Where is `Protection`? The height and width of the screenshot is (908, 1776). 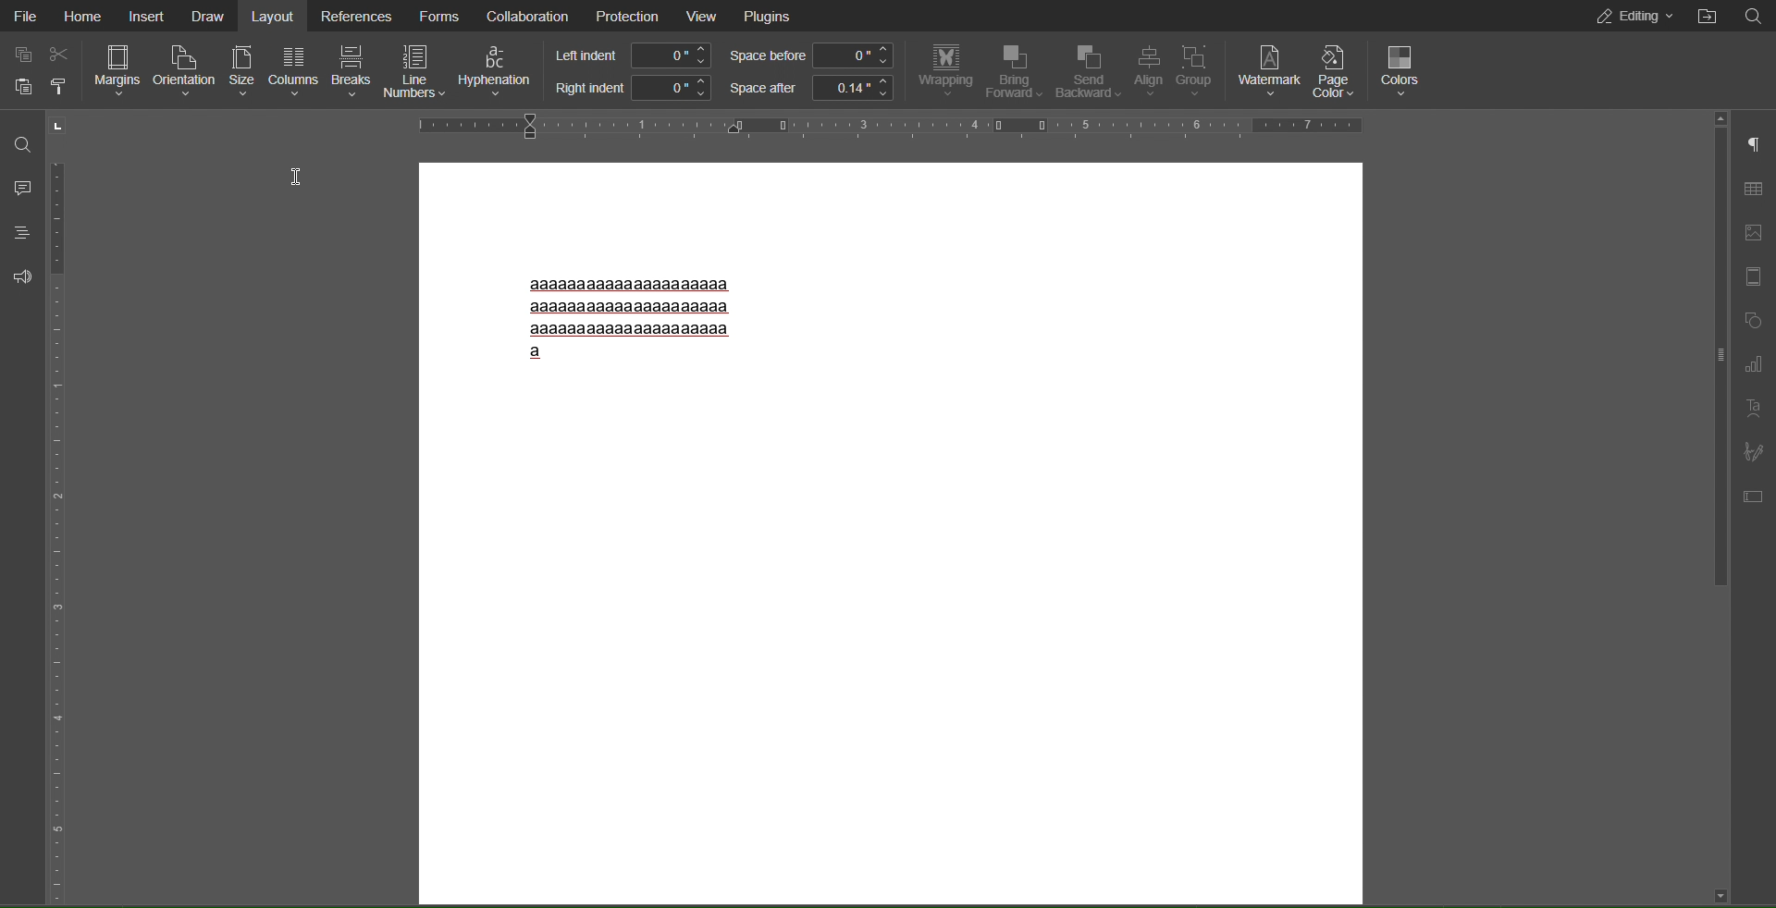
Protection is located at coordinates (625, 16).